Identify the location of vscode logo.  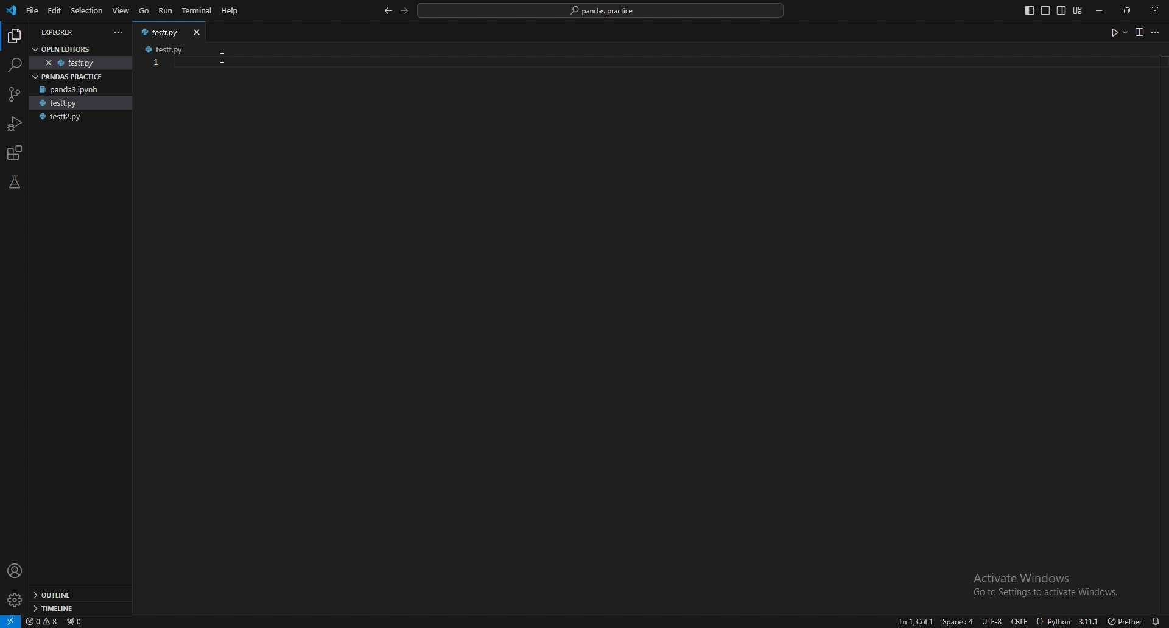
(11, 11).